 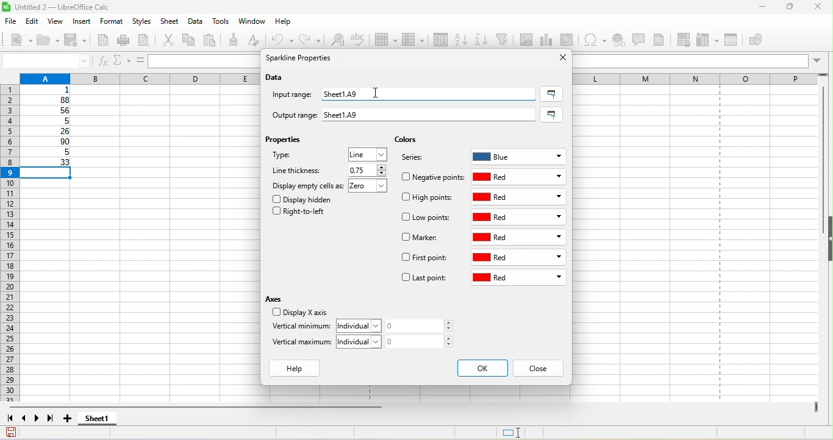 What do you see at coordinates (482, 39) in the screenshot?
I see `sort descending` at bounding box center [482, 39].